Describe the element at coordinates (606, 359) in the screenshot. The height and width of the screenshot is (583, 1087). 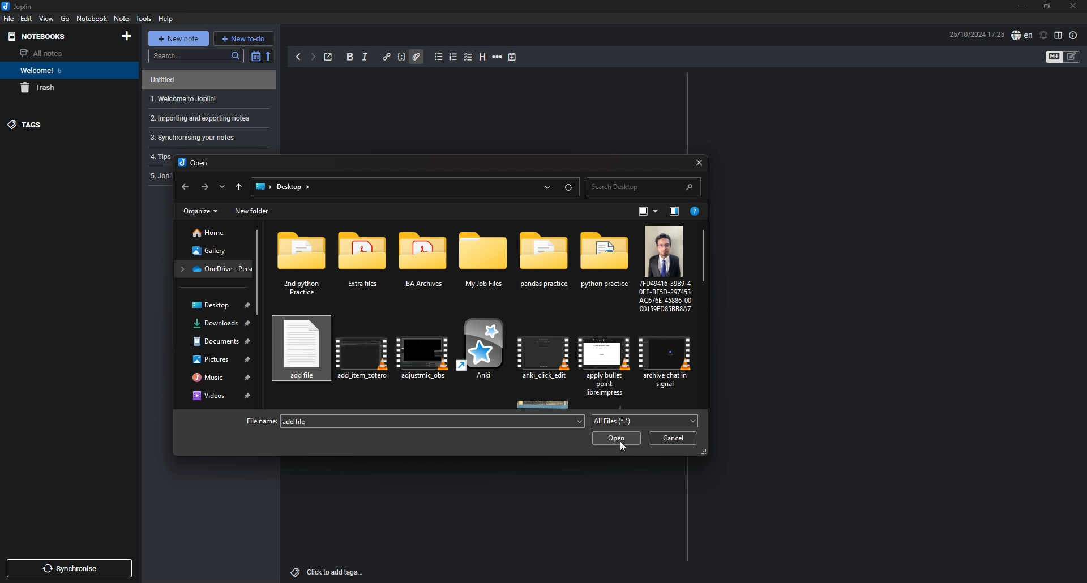
I see `file` at that location.